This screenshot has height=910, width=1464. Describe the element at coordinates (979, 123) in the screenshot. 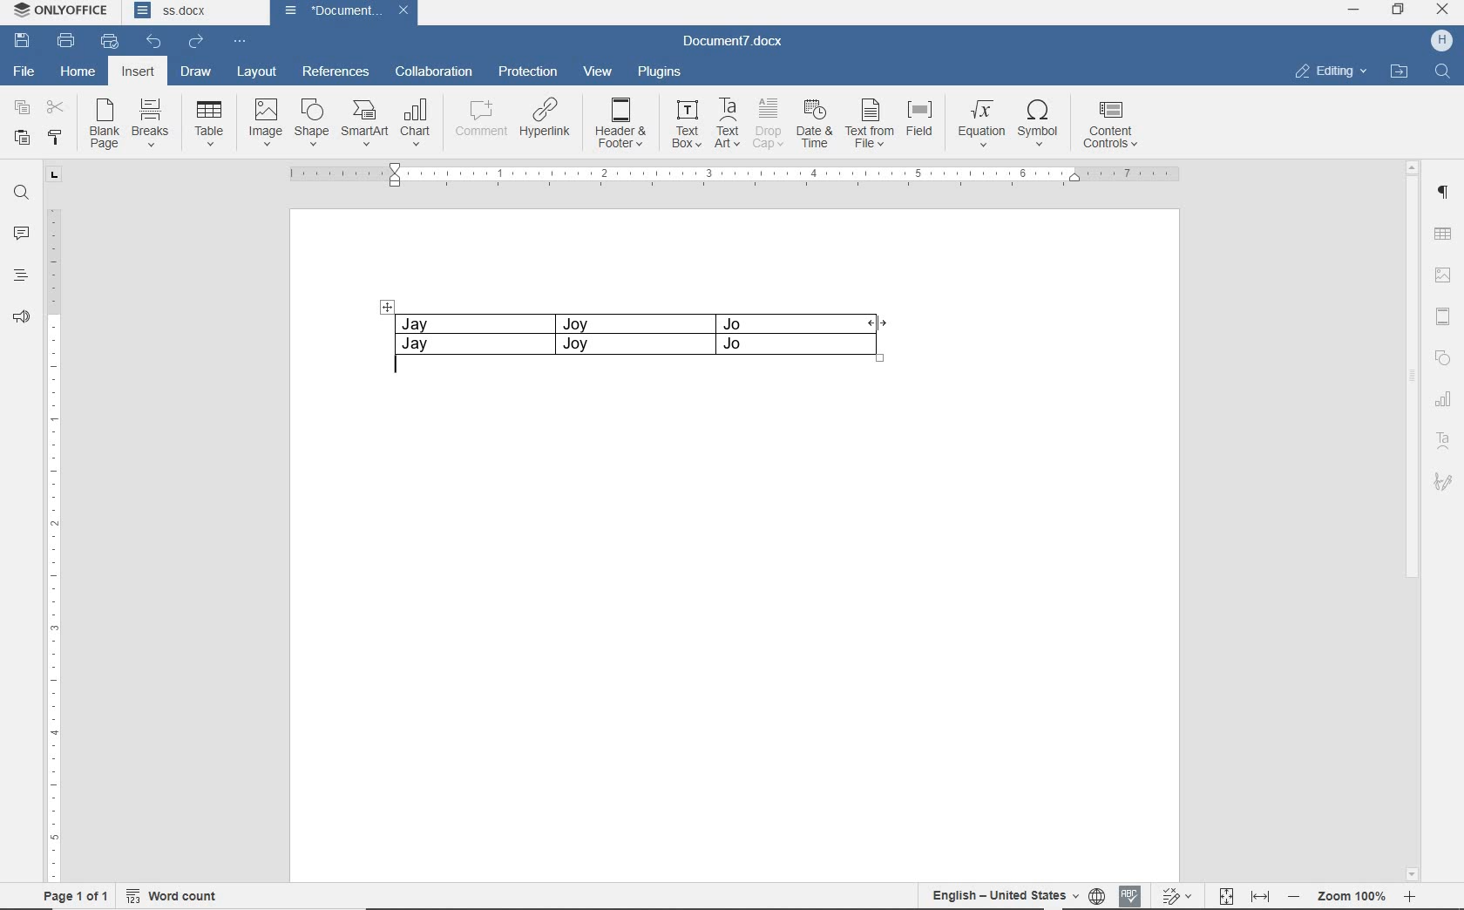

I see `EQUATION` at that location.